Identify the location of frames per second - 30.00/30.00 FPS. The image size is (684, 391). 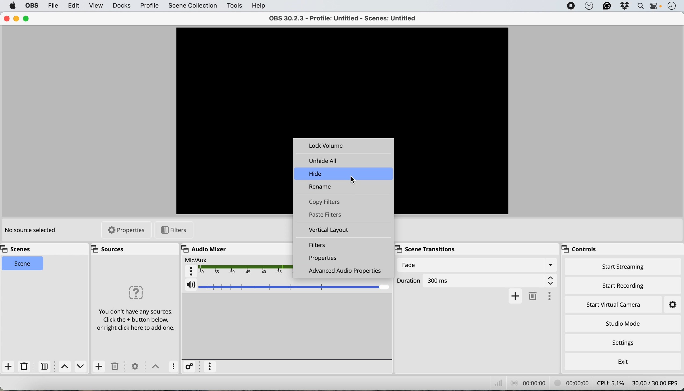
(657, 383).